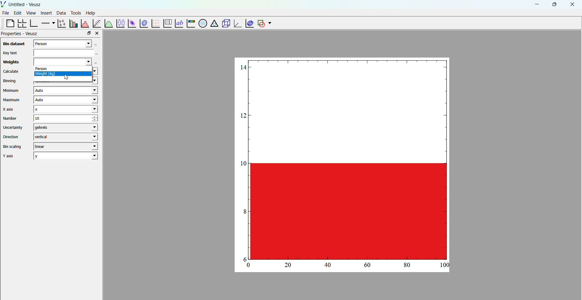 Image resolution: width=582 pixels, height=300 pixels. What do you see at coordinates (63, 75) in the screenshot?
I see `Weight (kg)` at bounding box center [63, 75].